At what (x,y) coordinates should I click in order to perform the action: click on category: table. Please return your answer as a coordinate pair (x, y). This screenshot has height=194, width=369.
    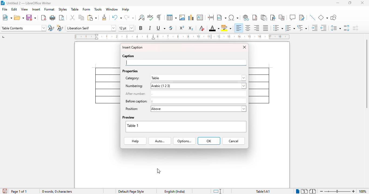
    Looking at the image, I should click on (185, 78).